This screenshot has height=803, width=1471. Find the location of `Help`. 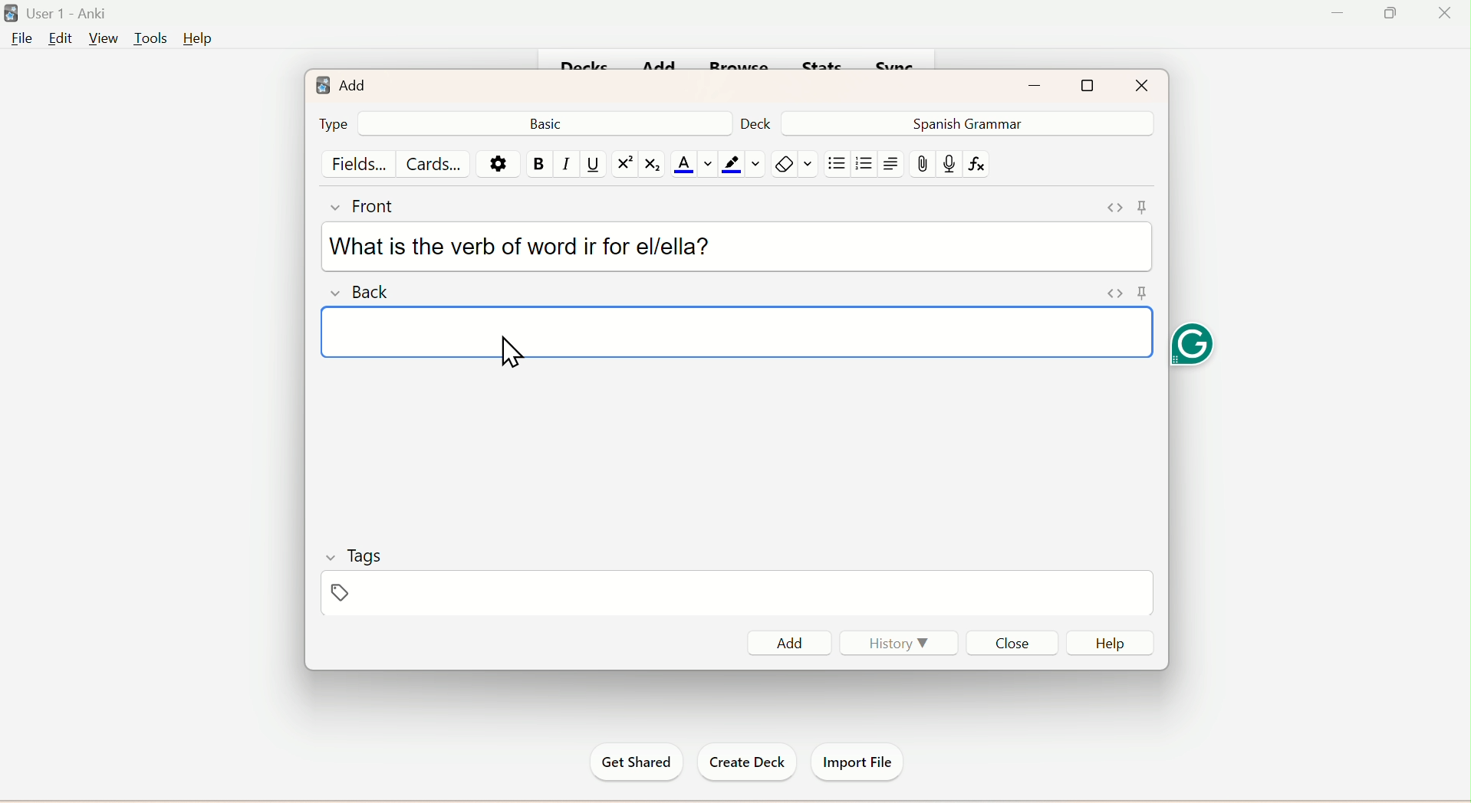

Help is located at coordinates (196, 39).